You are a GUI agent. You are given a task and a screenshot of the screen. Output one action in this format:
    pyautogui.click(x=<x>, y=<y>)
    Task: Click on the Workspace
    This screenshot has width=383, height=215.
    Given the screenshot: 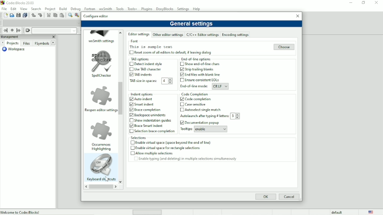 What is the action you would take?
    pyautogui.click(x=15, y=50)
    